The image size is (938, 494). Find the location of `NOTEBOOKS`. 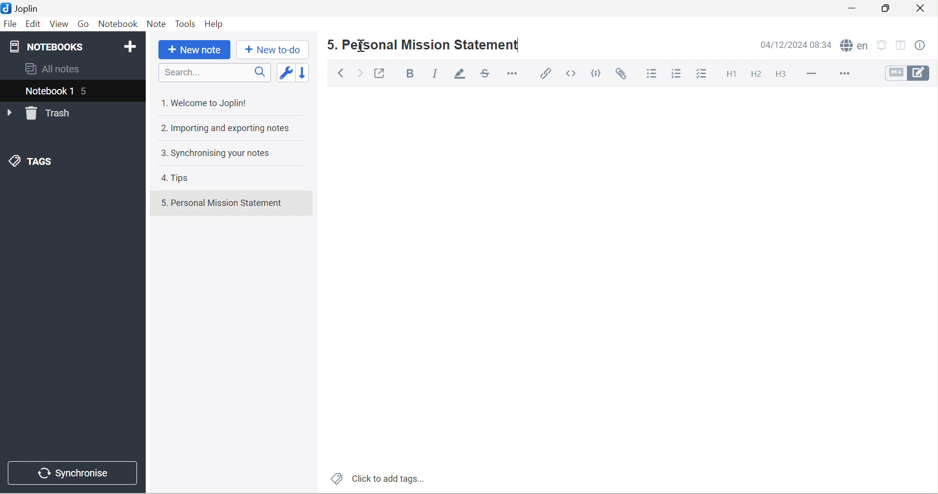

NOTEBOOKS is located at coordinates (49, 45).